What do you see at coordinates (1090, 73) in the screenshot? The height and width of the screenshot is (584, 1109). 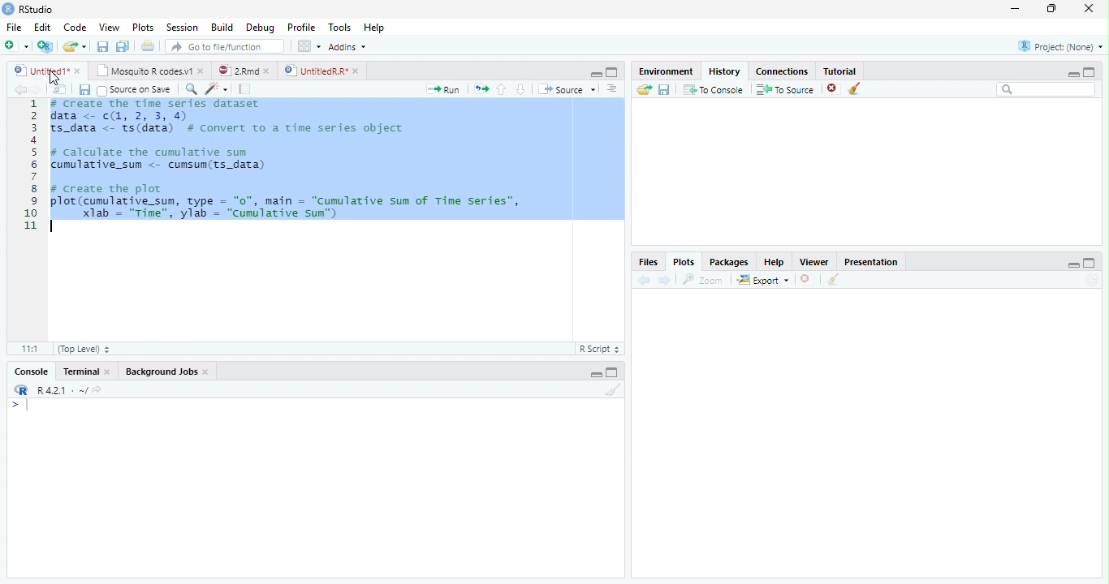 I see `Maximize` at bounding box center [1090, 73].